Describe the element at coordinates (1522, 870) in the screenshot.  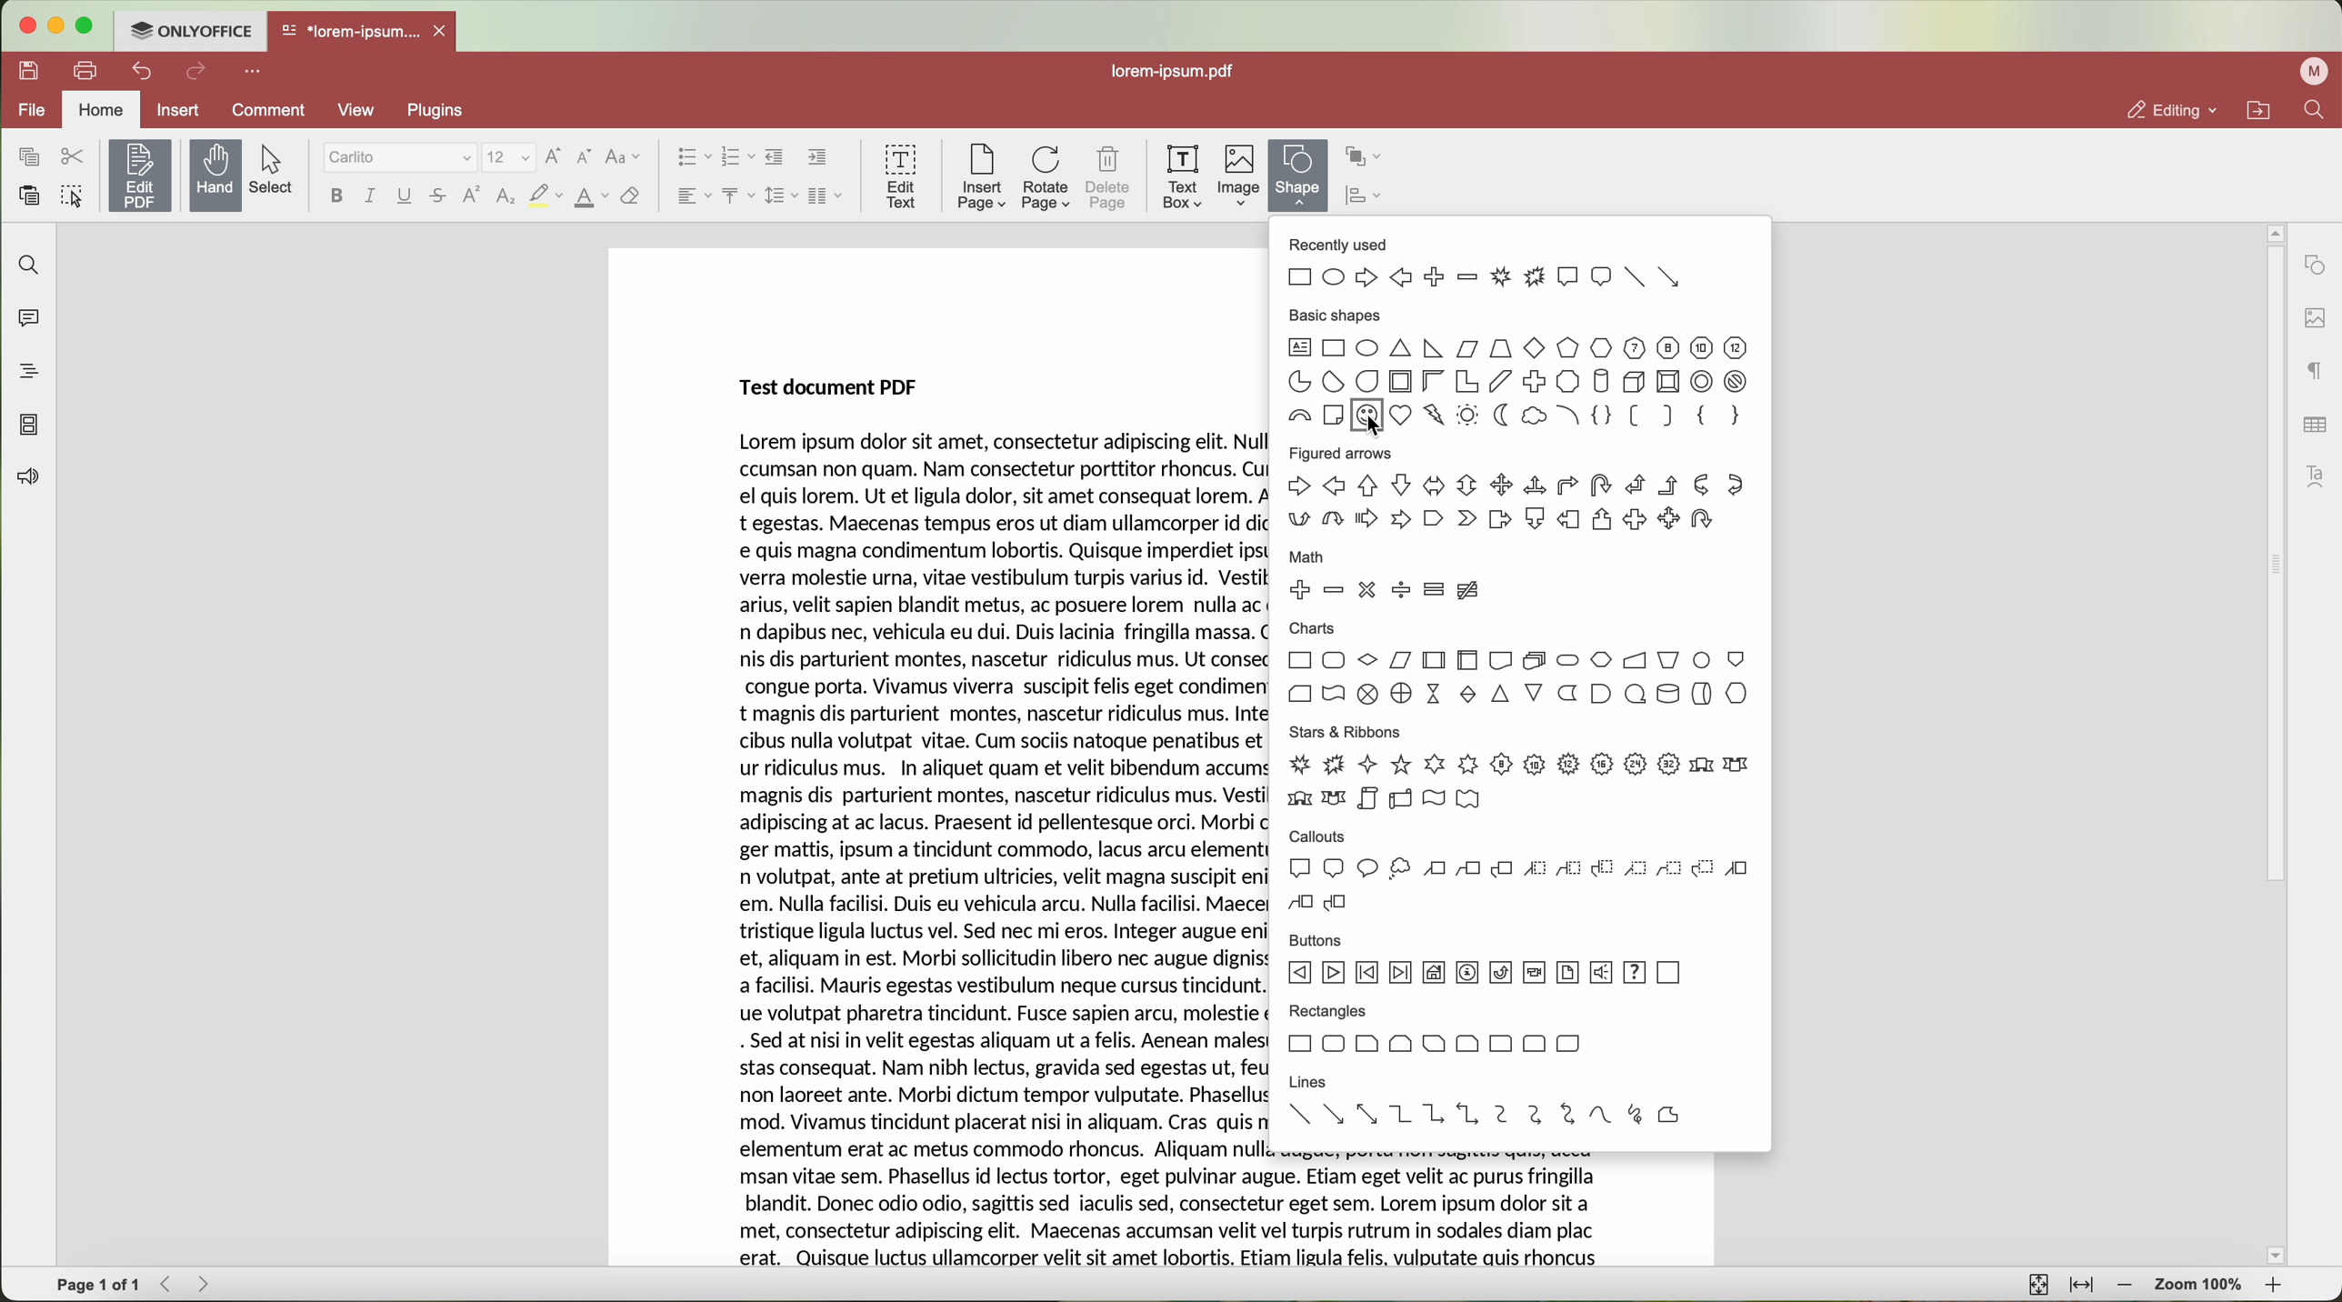
I see `callouts` at that location.